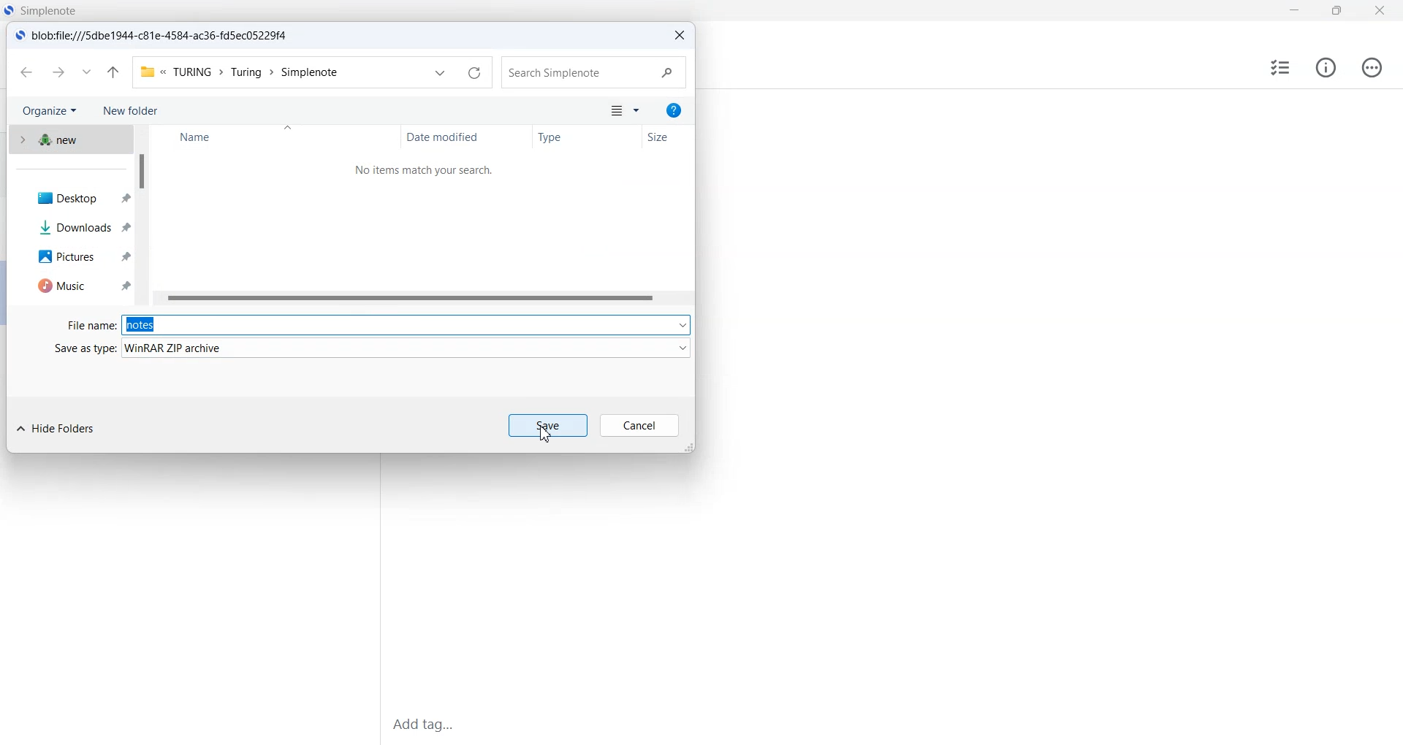 The image size is (1403, 745). What do you see at coordinates (41, 10) in the screenshot?
I see `Simplenote` at bounding box center [41, 10].